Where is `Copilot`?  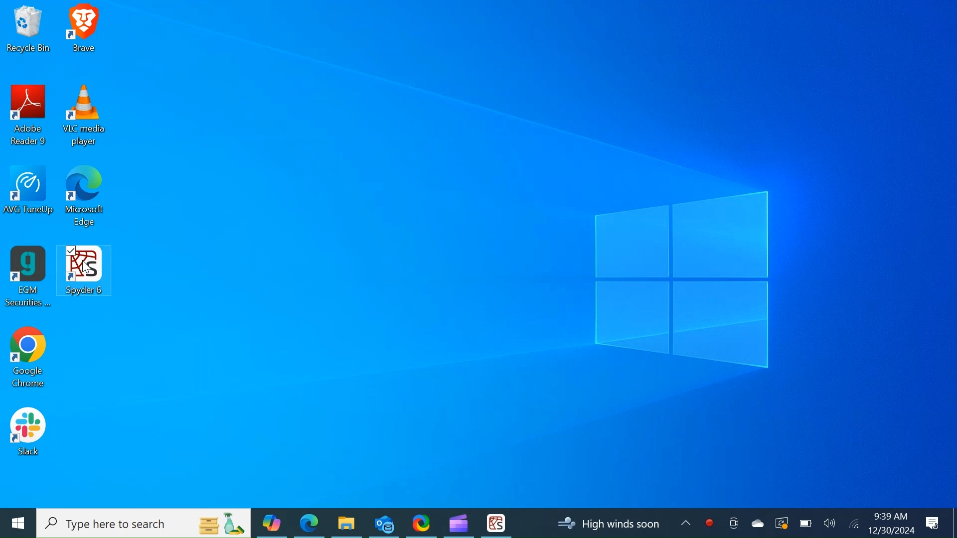 Copilot is located at coordinates (272, 523).